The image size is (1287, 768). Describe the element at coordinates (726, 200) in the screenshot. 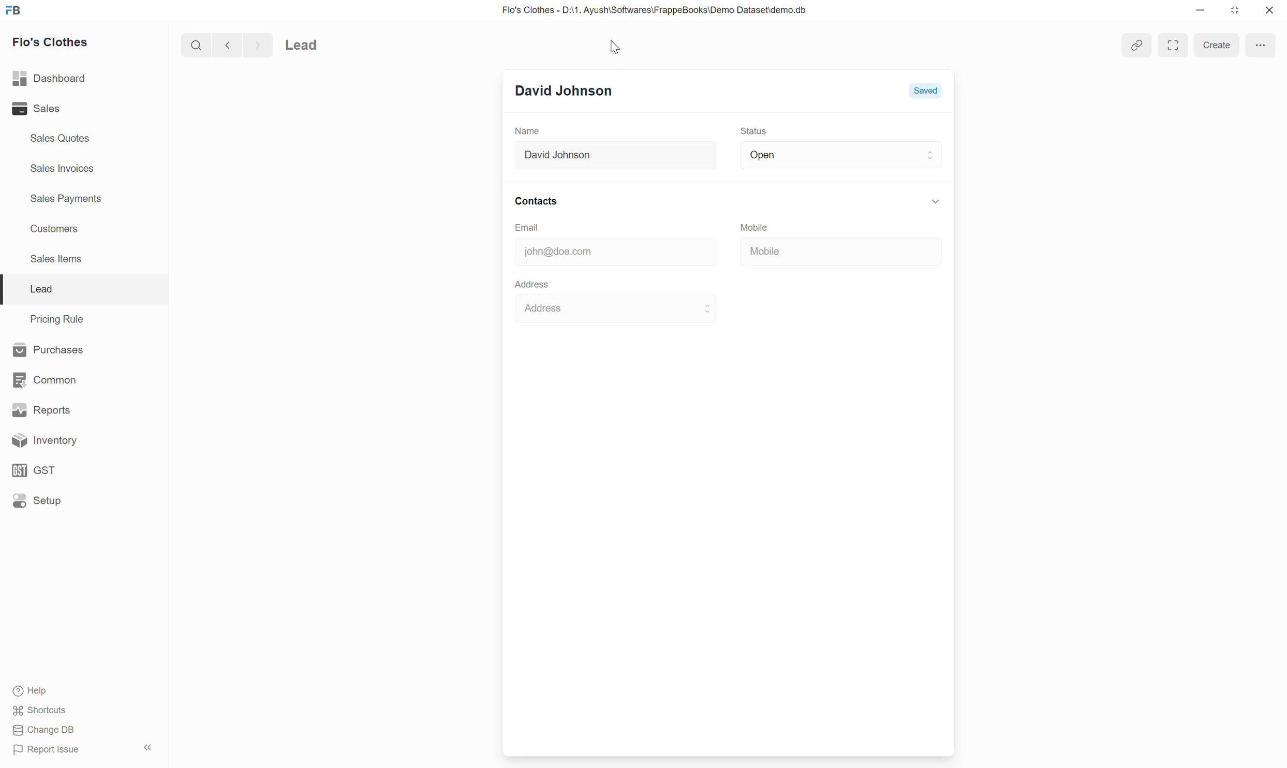

I see `Contacts` at that location.